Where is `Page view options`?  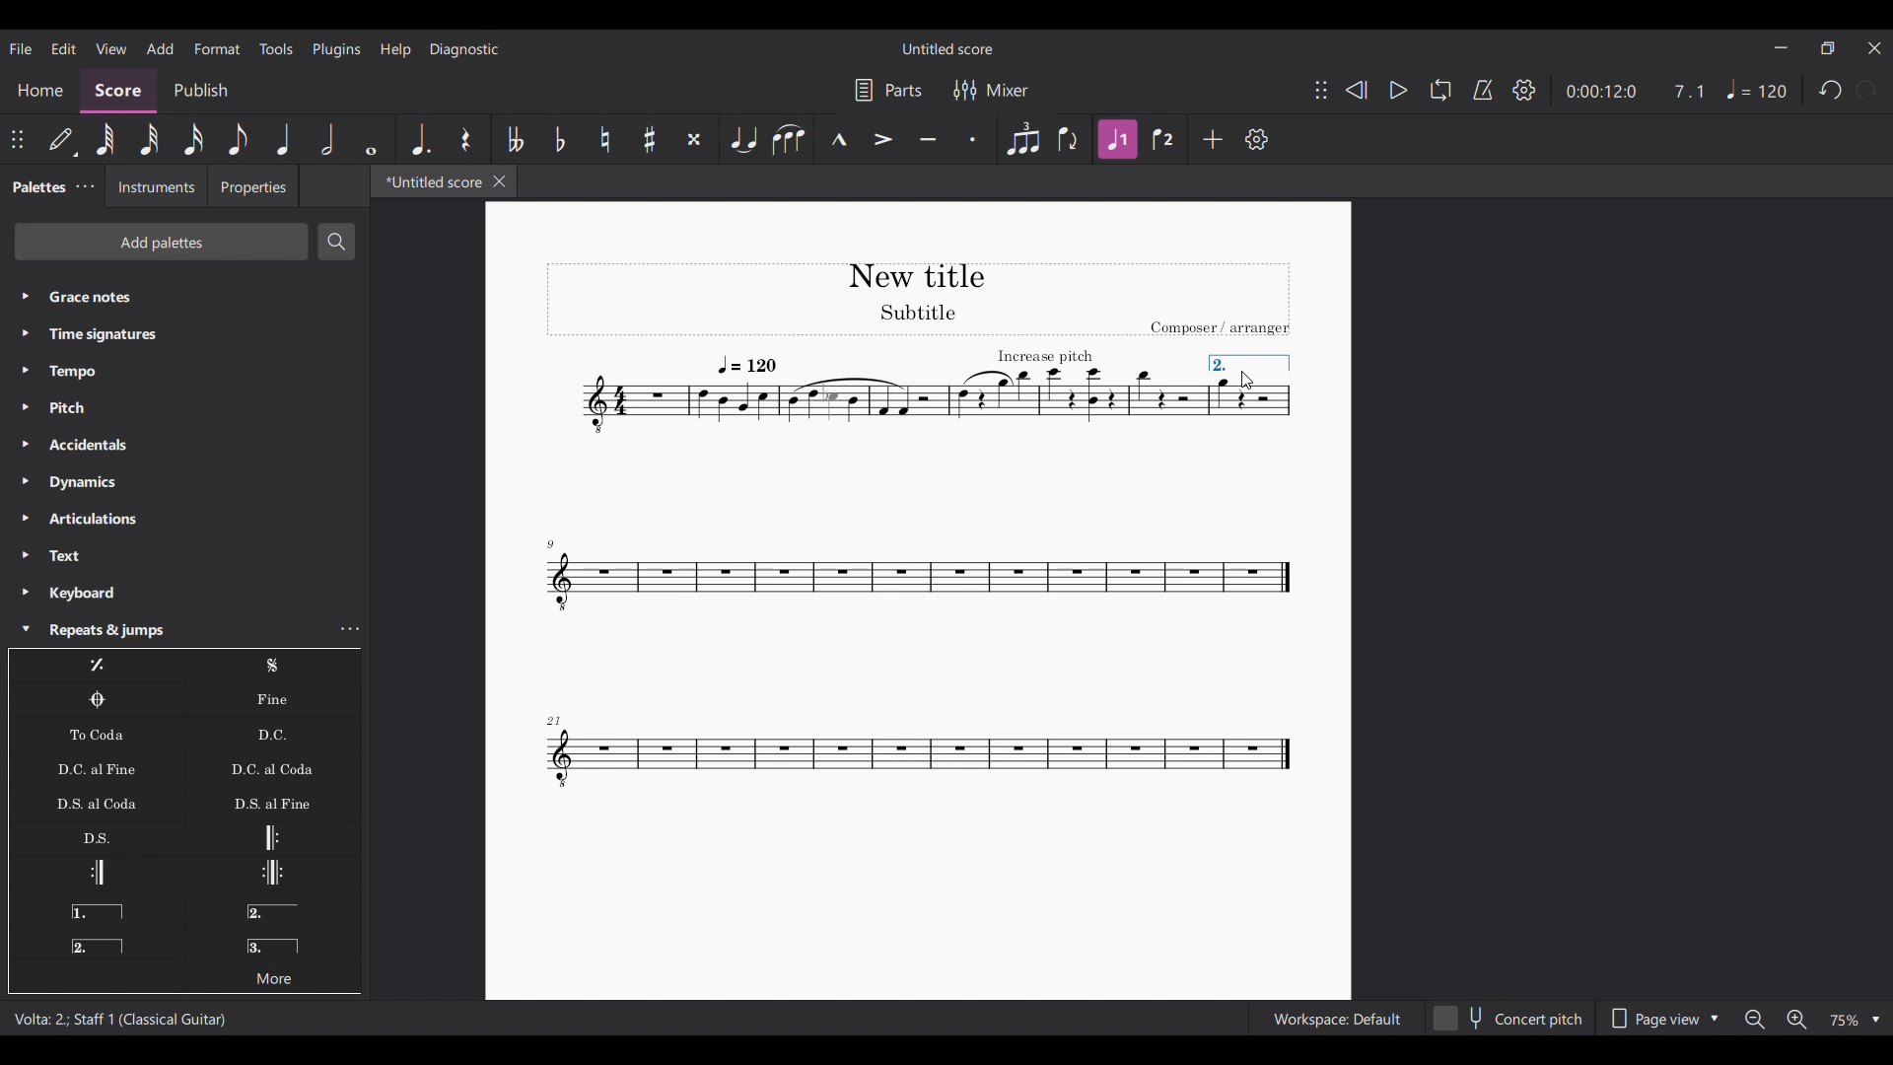
Page view options is located at coordinates (1662, 1018).